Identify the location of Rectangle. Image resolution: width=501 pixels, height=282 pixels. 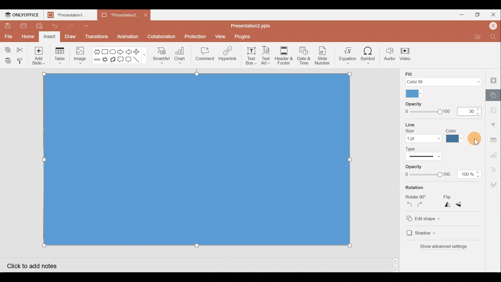
(106, 50).